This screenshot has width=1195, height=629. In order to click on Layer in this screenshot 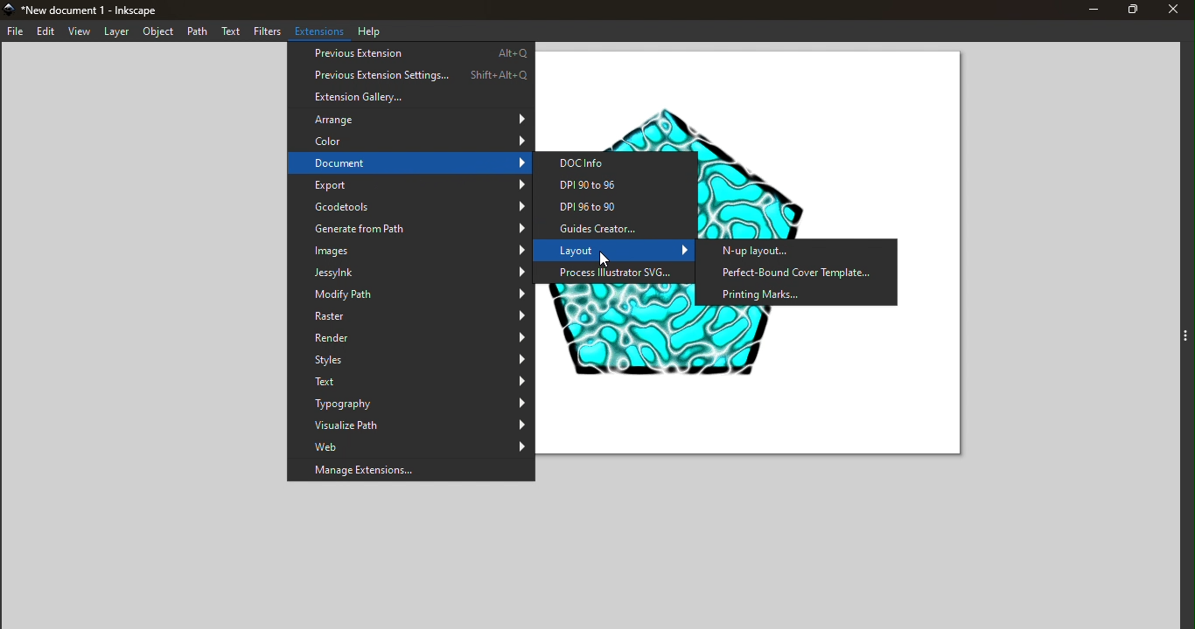, I will do `click(119, 31)`.